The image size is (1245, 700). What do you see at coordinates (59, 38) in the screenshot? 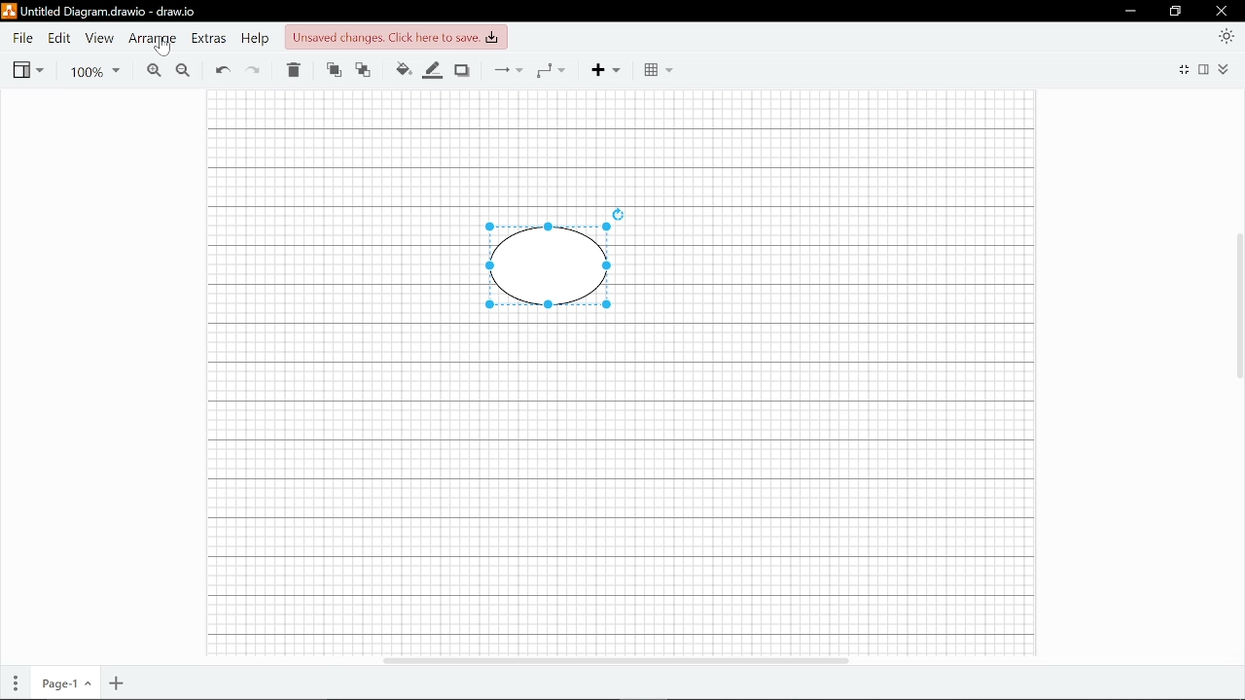
I see `Edit` at bounding box center [59, 38].